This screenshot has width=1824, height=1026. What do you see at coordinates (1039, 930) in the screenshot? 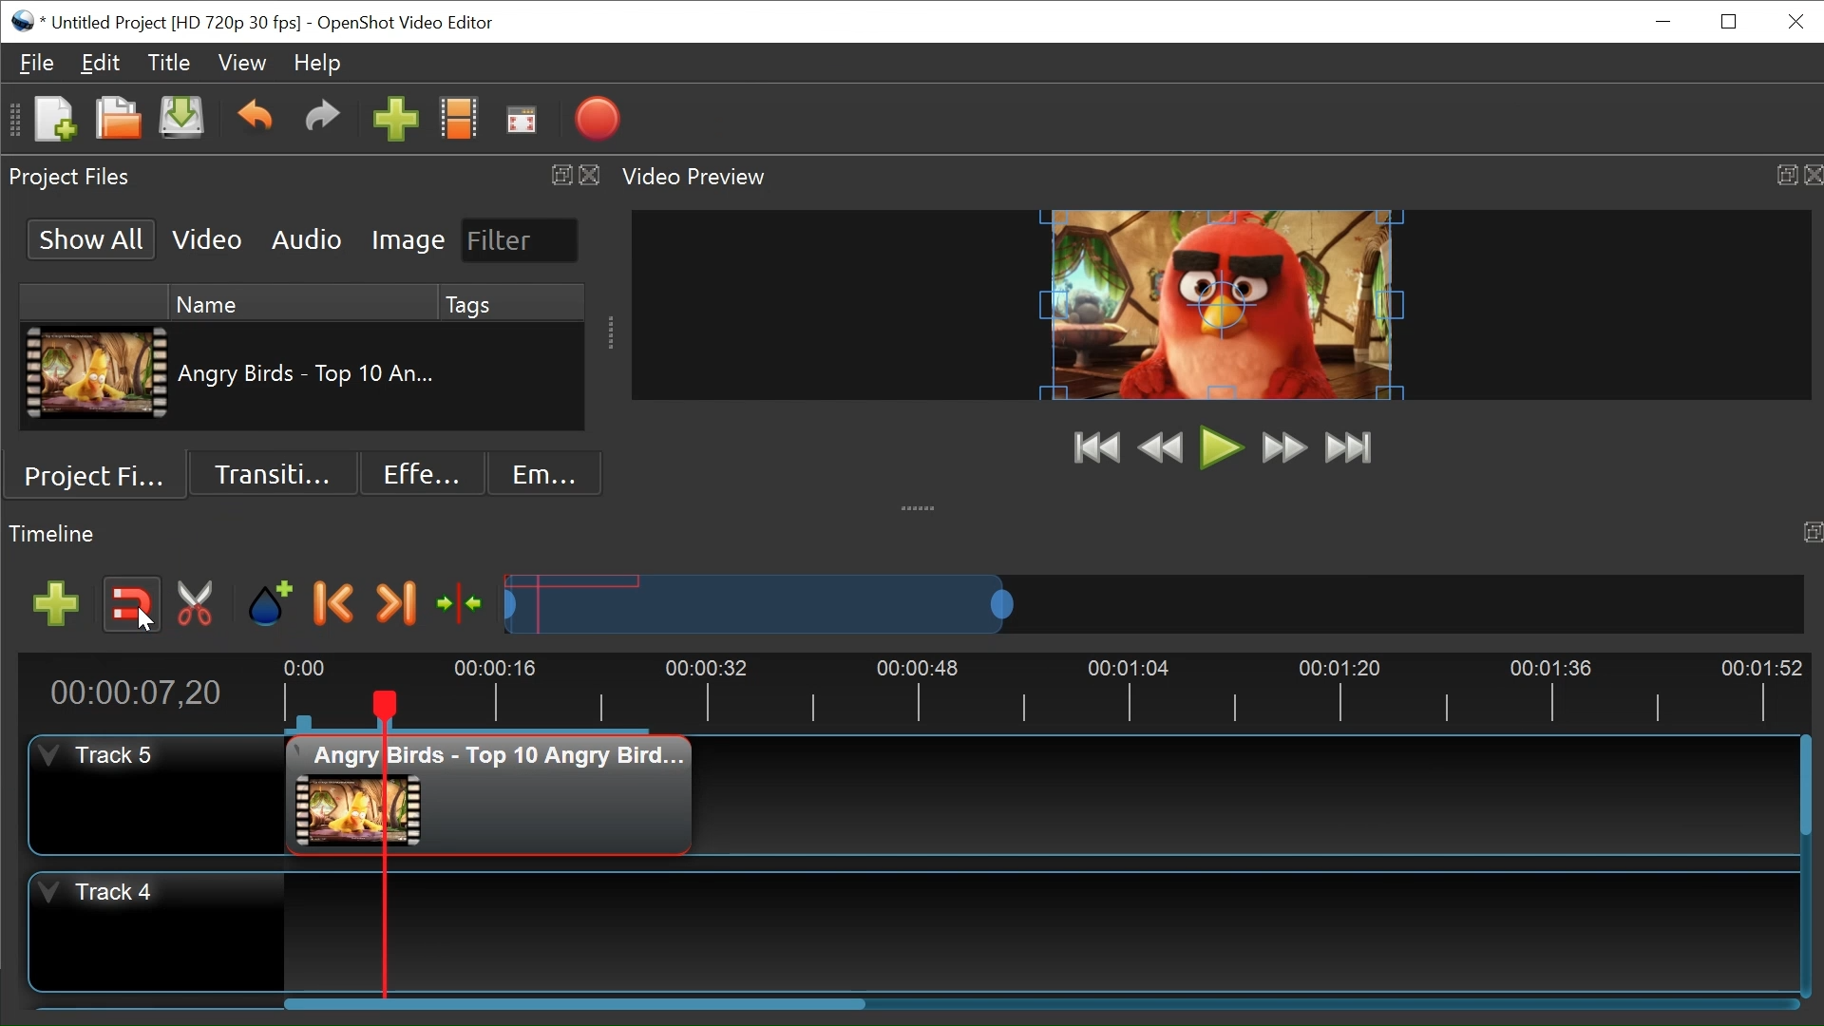
I see `Track Panel` at bounding box center [1039, 930].